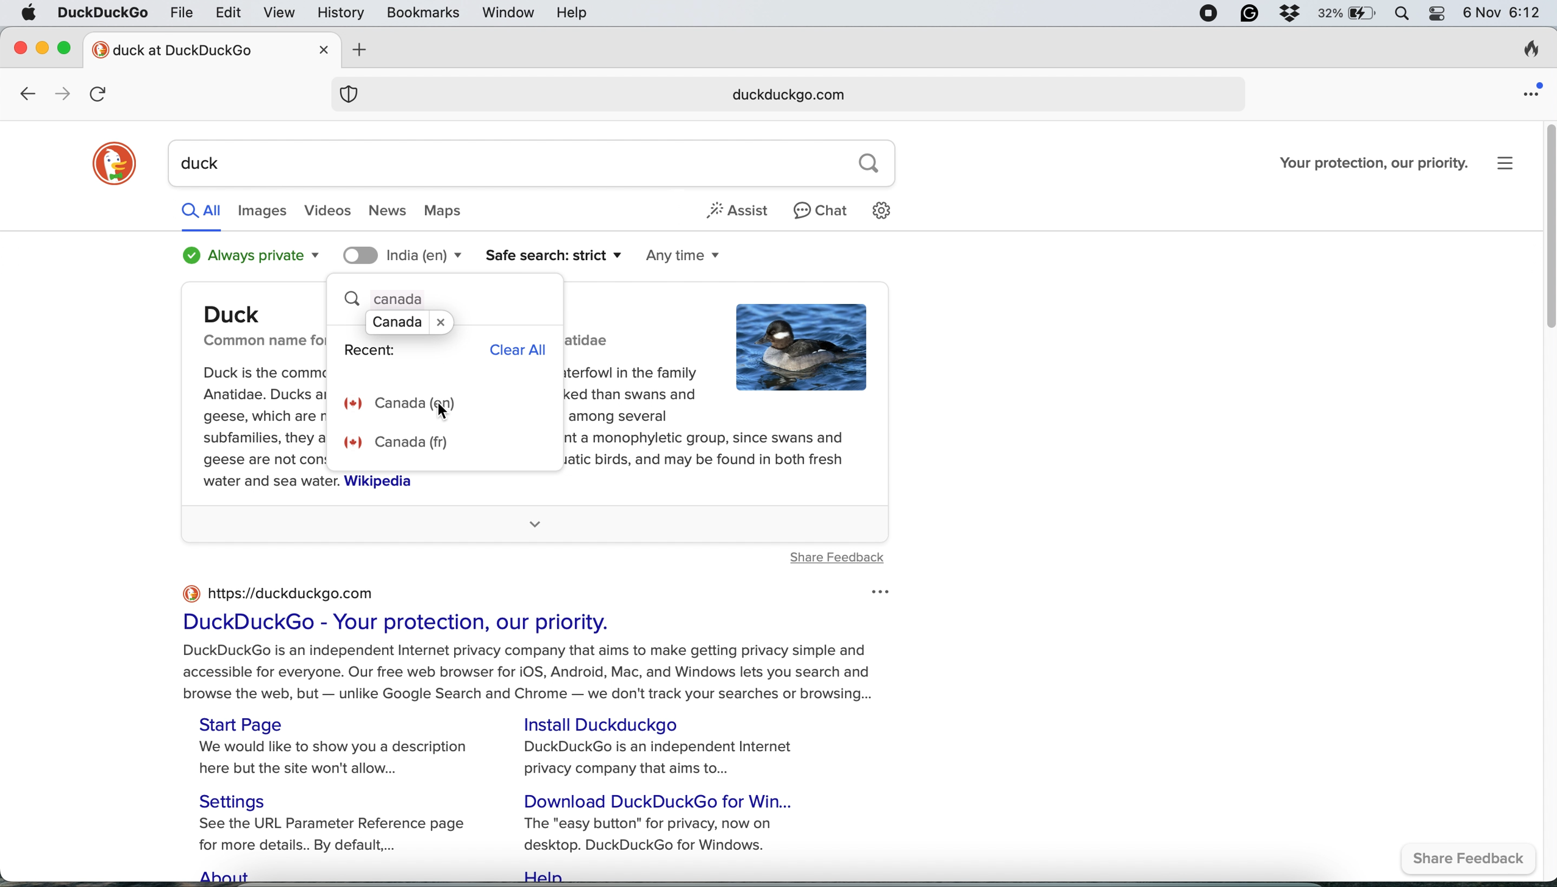 This screenshot has width=1557, height=887. What do you see at coordinates (199, 49) in the screenshot?
I see `new tab` at bounding box center [199, 49].